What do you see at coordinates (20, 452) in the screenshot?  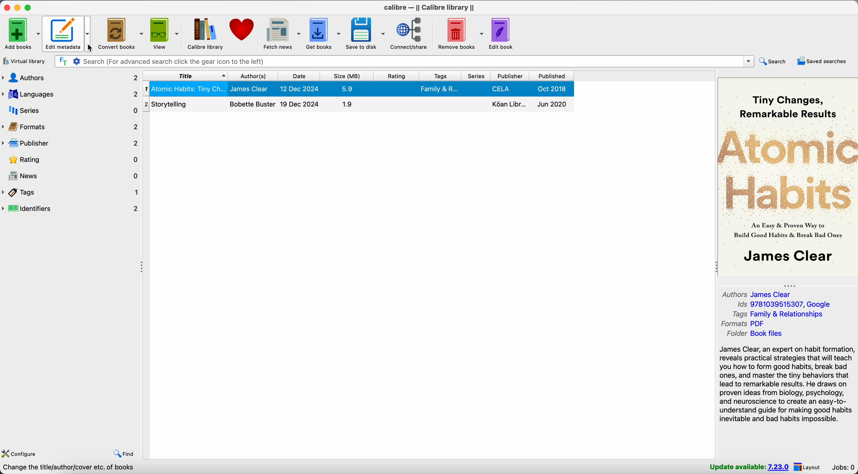 I see `configure` at bounding box center [20, 452].